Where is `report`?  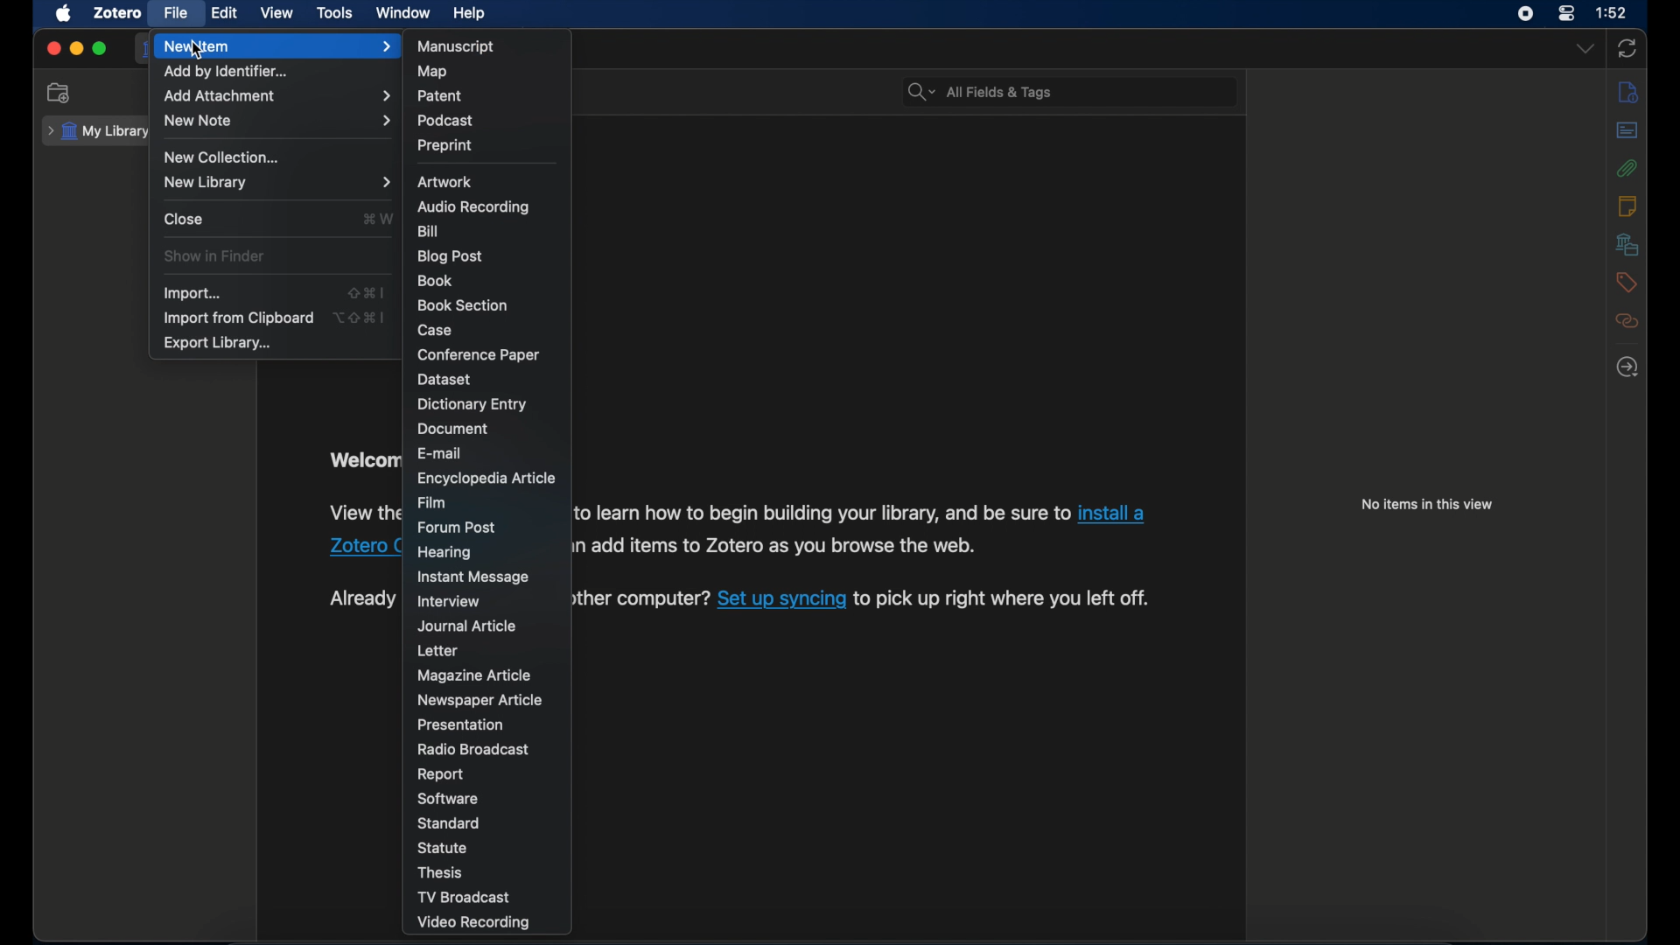 report is located at coordinates (442, 775).